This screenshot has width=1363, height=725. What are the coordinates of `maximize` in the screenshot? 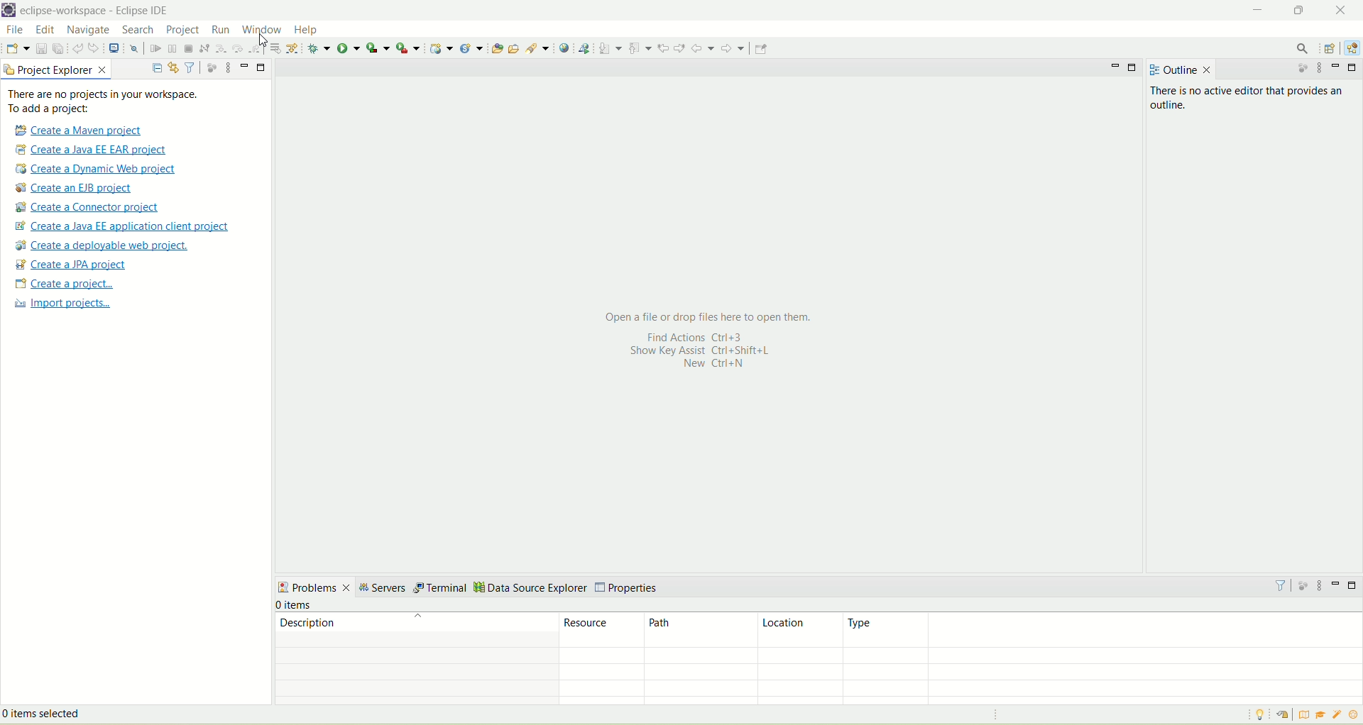 It's located at (1353, 585).